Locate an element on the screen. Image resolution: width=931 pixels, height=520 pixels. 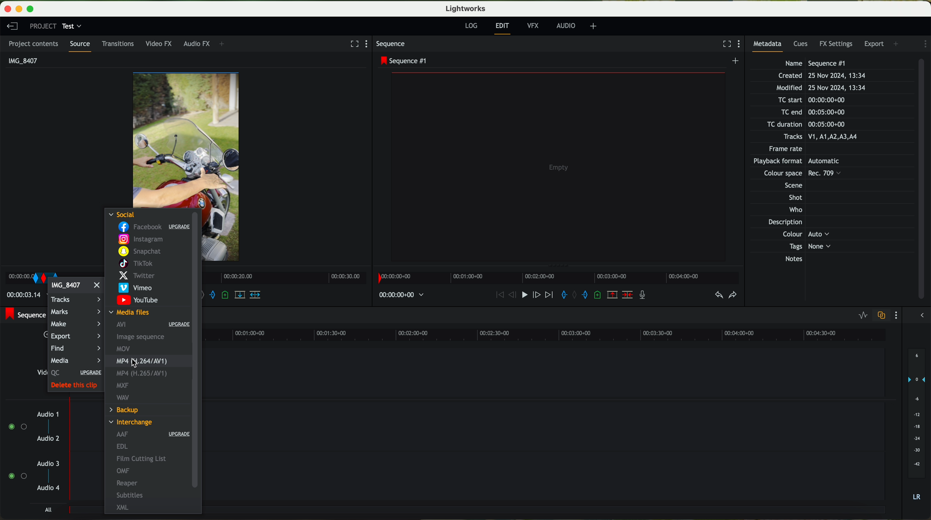
MOV is located at coordinates (124, 348).